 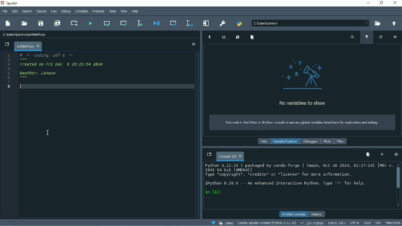 I want to click on Browse tabs, so click(x=209, y=155).